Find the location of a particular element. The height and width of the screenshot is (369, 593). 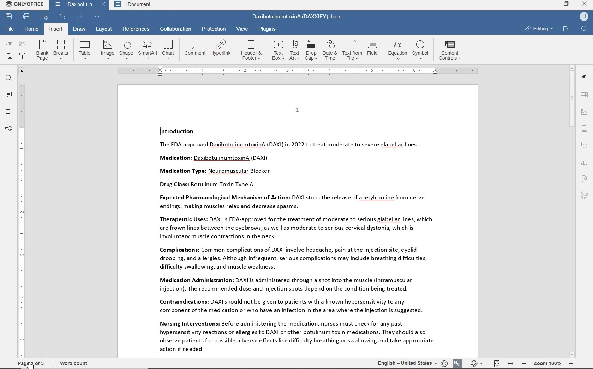

minimize is located at coordinates (549, 4).